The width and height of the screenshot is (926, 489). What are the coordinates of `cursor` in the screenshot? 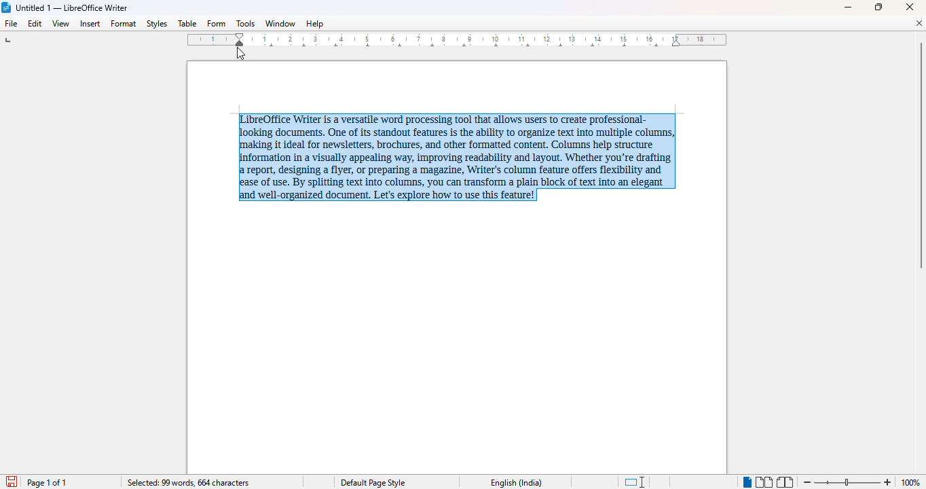 It's located at (241, 54).